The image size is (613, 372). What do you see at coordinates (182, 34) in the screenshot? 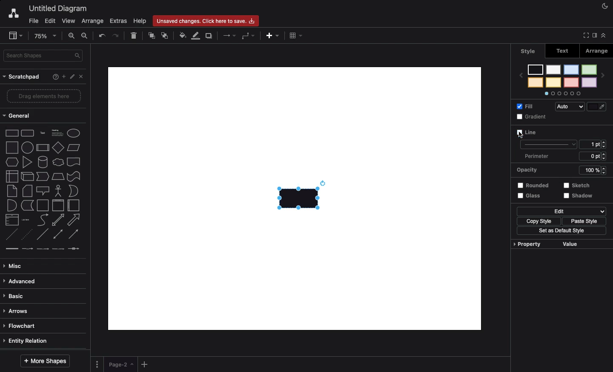
I see `Fill color` at bounding box center [182, 34].